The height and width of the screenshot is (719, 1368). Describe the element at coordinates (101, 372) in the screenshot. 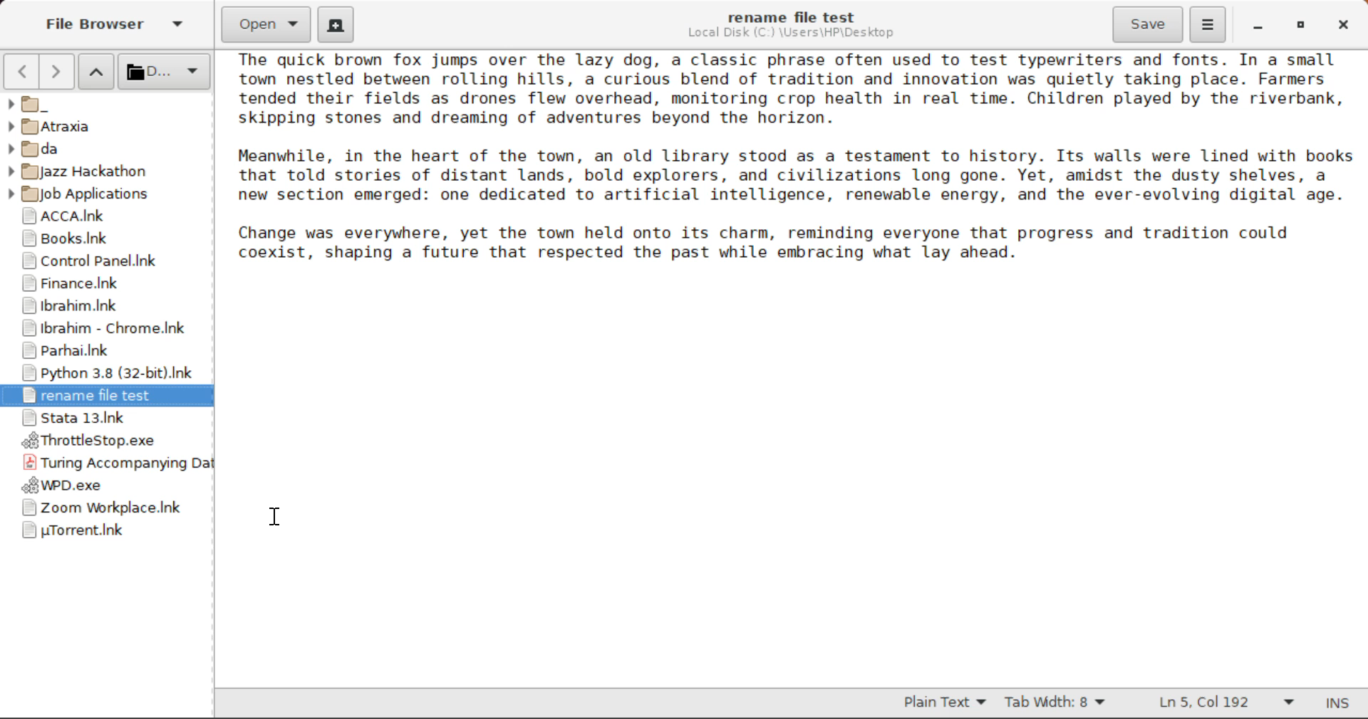

I see `Python 3.8 Application Shortcut` at that location.